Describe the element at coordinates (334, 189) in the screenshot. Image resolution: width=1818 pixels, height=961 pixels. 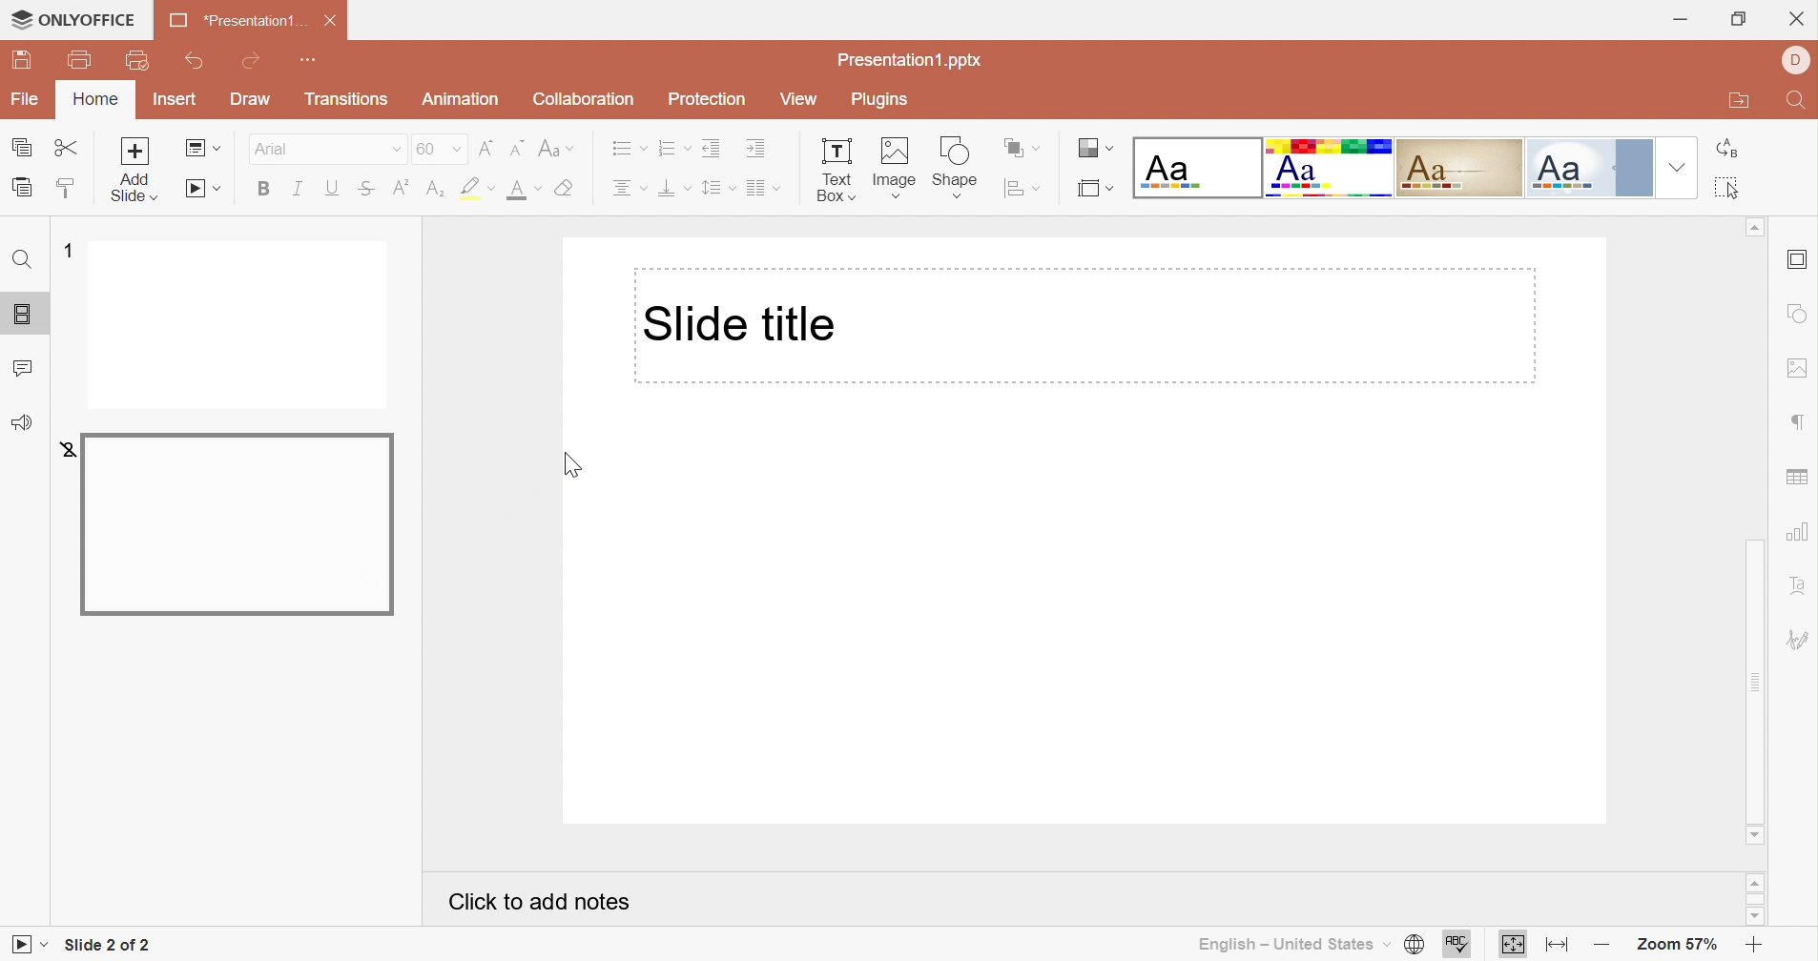
I see `Underline` at that location.